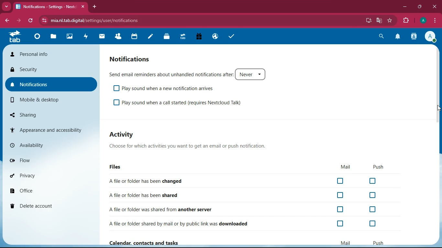  I want to click on home, so click(14, 36).